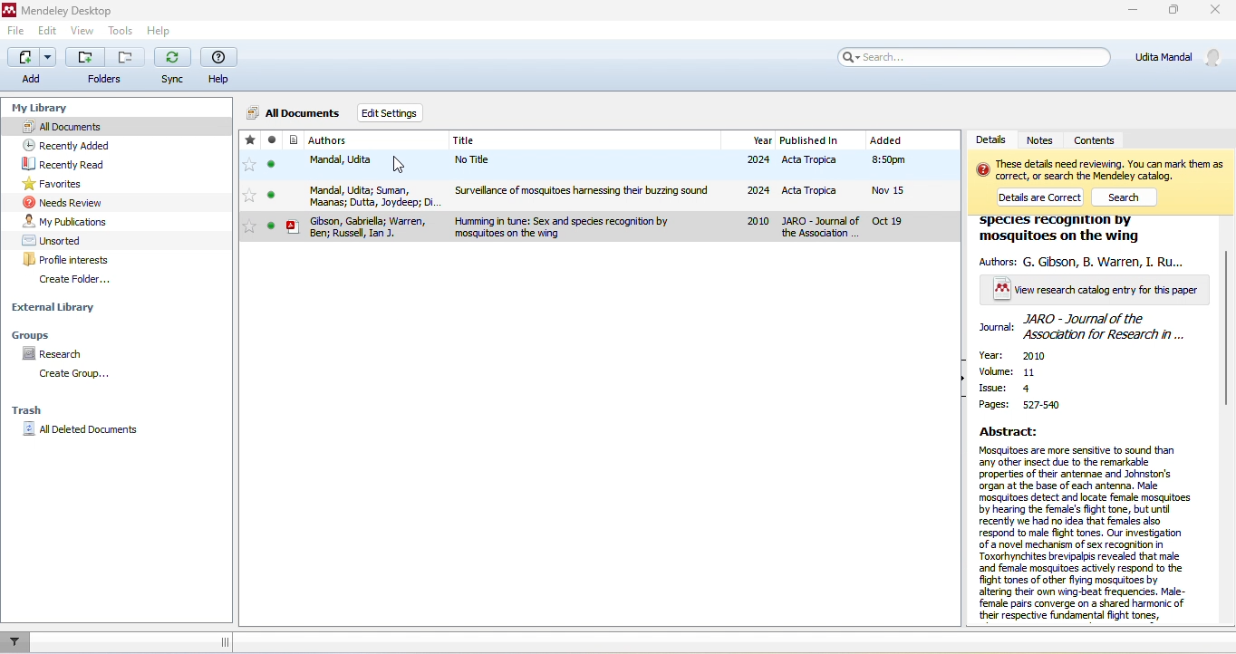 This screenshot has width=1236, height=654. What do you see at coordinates (162, 32) in the screenshot?
I see `help` at bounding box center [162, 32].